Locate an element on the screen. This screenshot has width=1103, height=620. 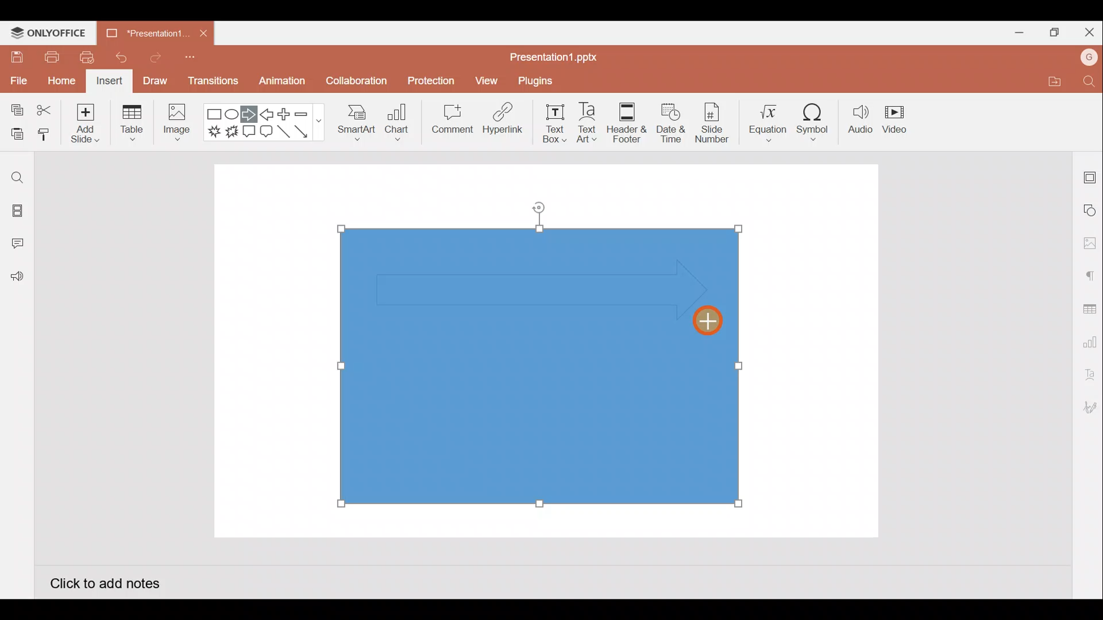
Home is located at coordinates (61, 82).